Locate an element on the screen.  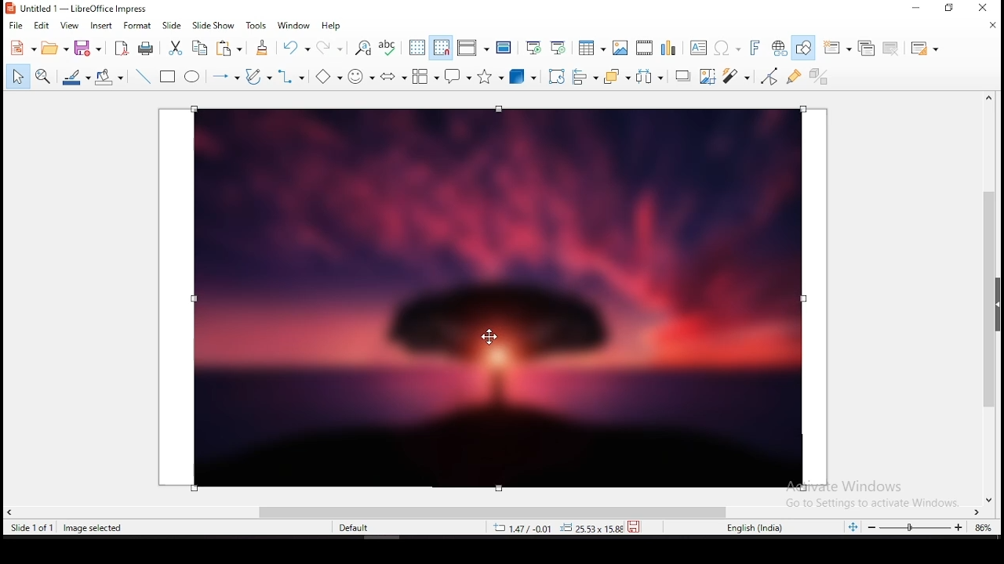
default is located at coordinates (358, 530).